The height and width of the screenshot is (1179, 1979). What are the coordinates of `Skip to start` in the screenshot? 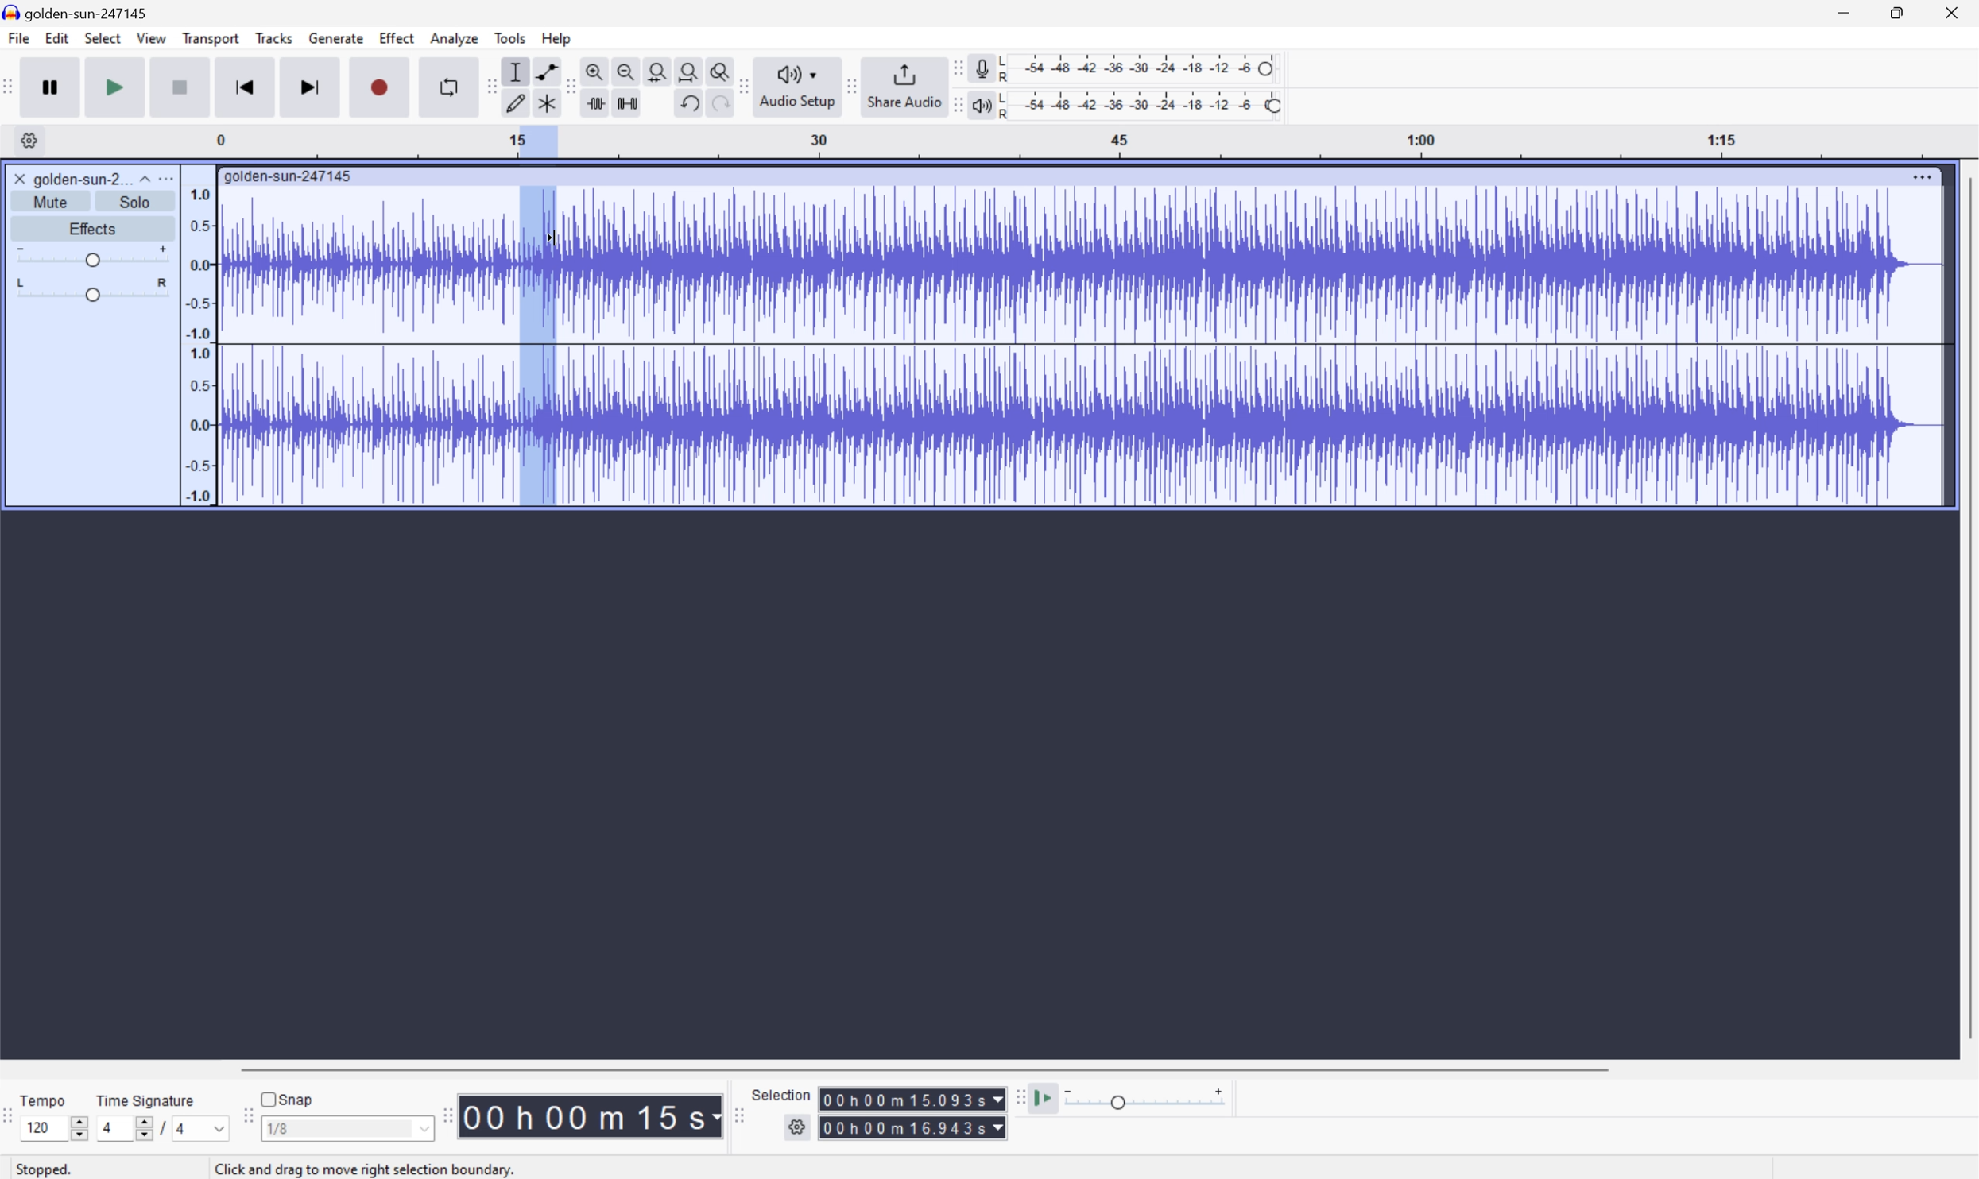 It's located at (246, 87).